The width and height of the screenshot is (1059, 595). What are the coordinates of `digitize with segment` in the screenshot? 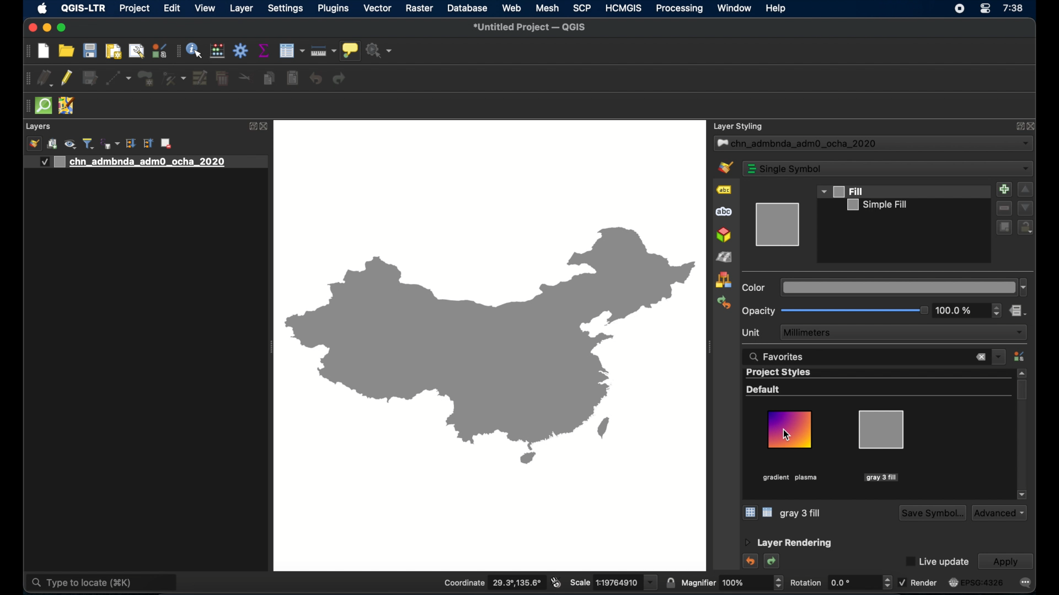 It's located at (118, 78).